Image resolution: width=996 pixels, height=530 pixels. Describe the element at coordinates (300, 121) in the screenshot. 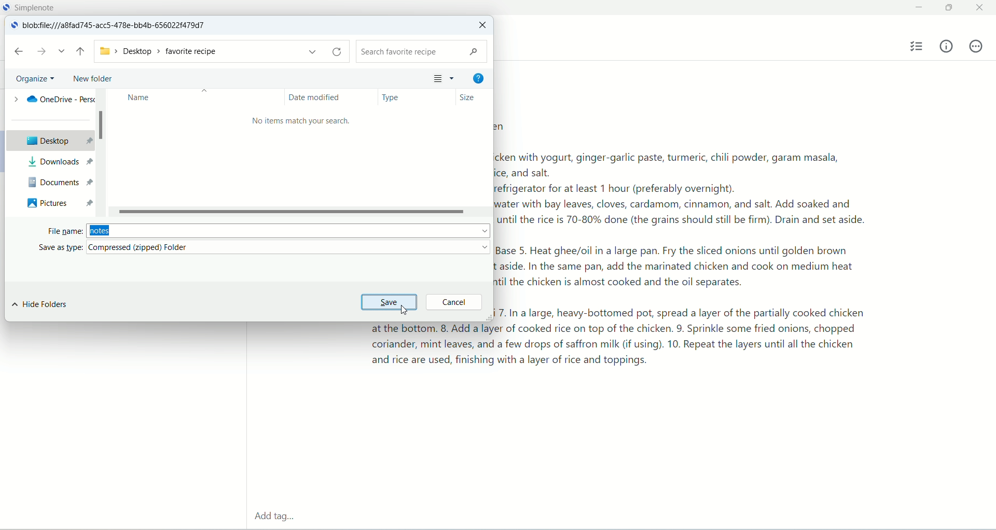

I see `no items match your search` at that location.